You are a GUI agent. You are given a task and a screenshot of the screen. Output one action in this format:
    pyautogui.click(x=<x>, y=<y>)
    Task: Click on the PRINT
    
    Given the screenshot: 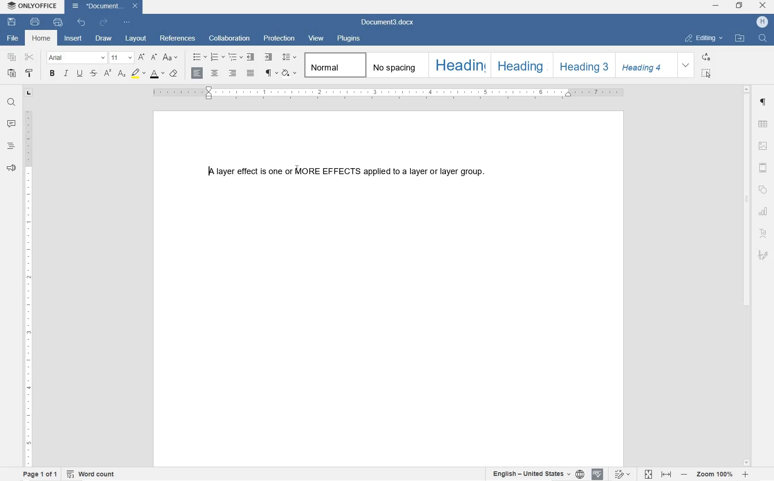 What is the action you would take?
    pyautogui.click(x=34, y=22)
    